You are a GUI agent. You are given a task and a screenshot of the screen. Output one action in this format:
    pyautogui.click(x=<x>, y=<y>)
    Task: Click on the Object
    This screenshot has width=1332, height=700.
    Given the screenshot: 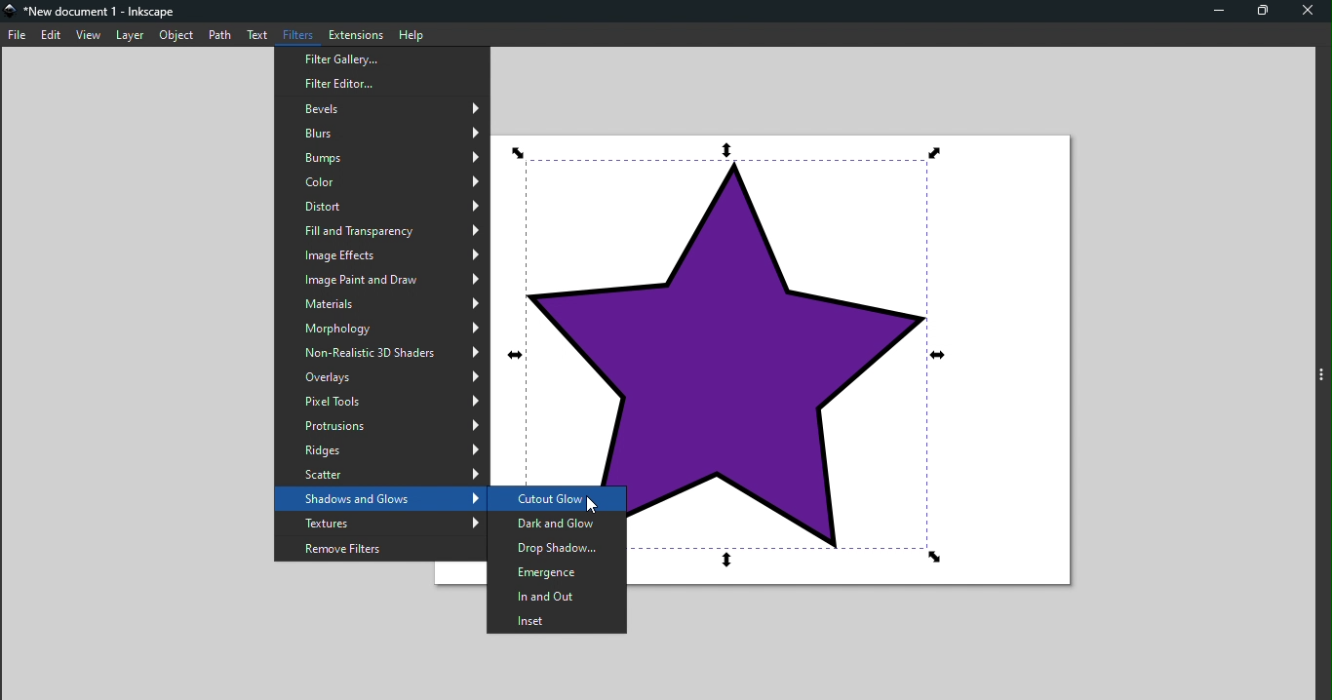 What is the action you would take?
    pyautogui.click(x=176, y=35)
    